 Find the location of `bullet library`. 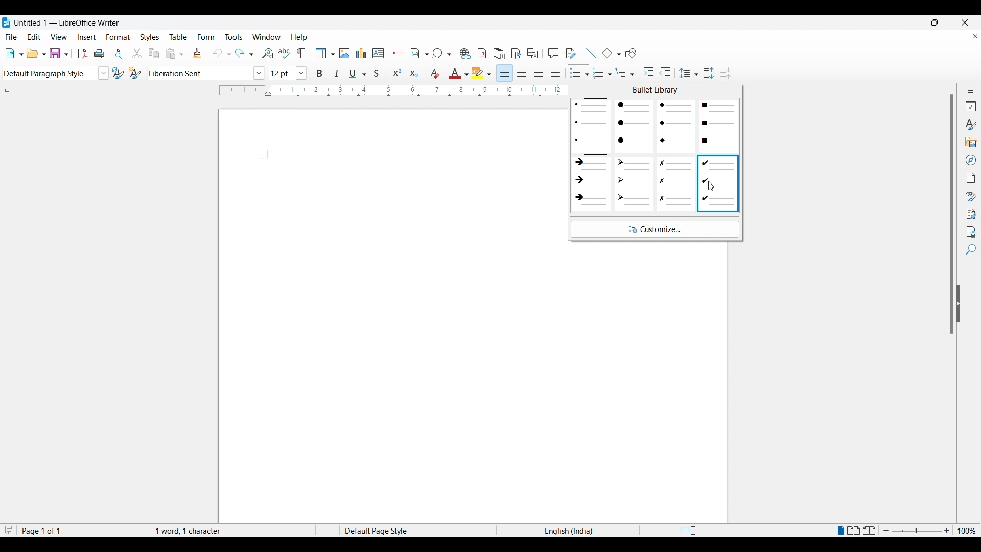

bullet library is located at coordinates (653, 90).